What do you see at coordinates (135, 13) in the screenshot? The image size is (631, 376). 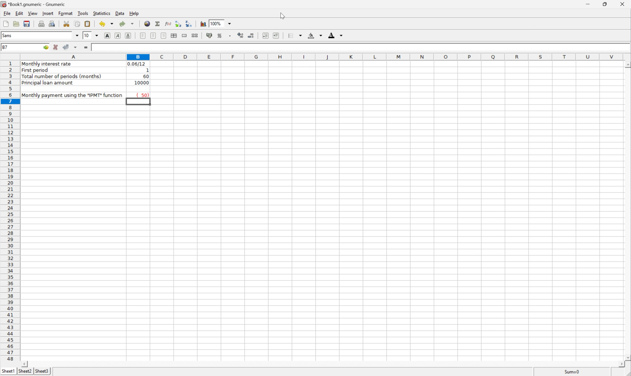 I see `Help` at bounding box center [135, 13].